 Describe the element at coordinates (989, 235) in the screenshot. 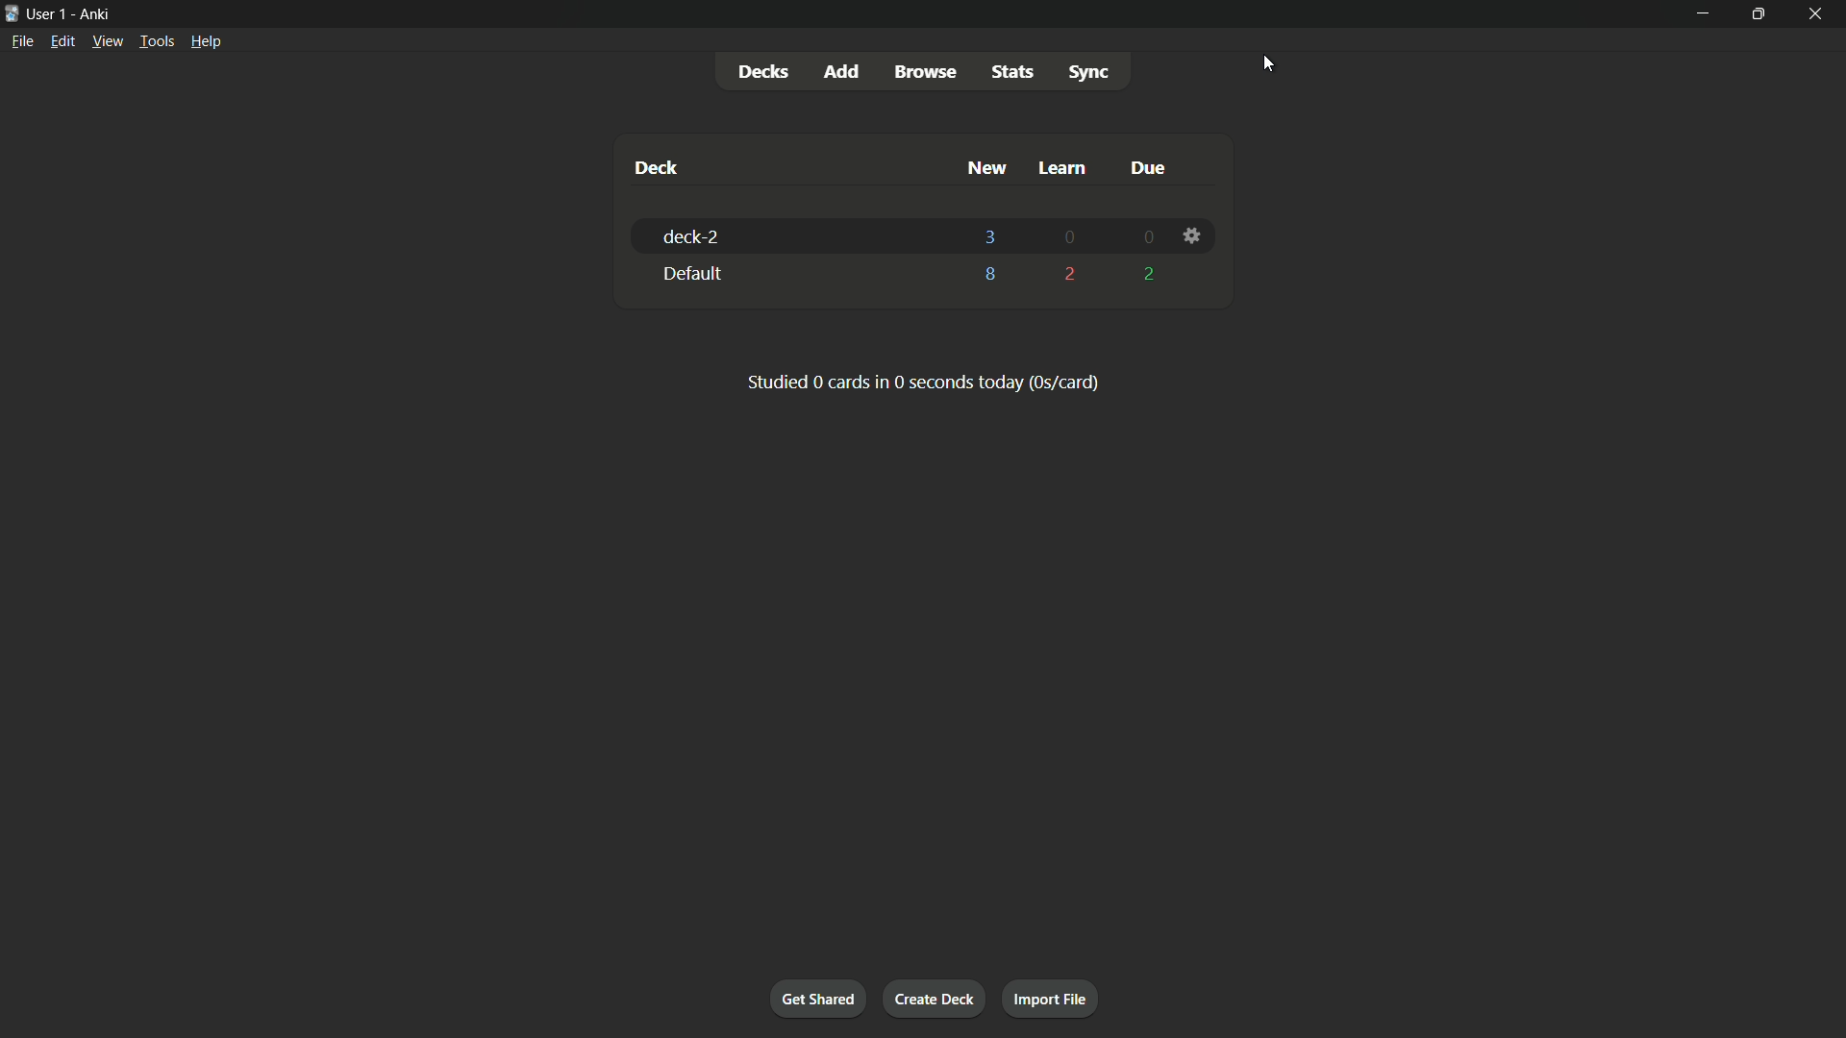

I see `3` at that location.